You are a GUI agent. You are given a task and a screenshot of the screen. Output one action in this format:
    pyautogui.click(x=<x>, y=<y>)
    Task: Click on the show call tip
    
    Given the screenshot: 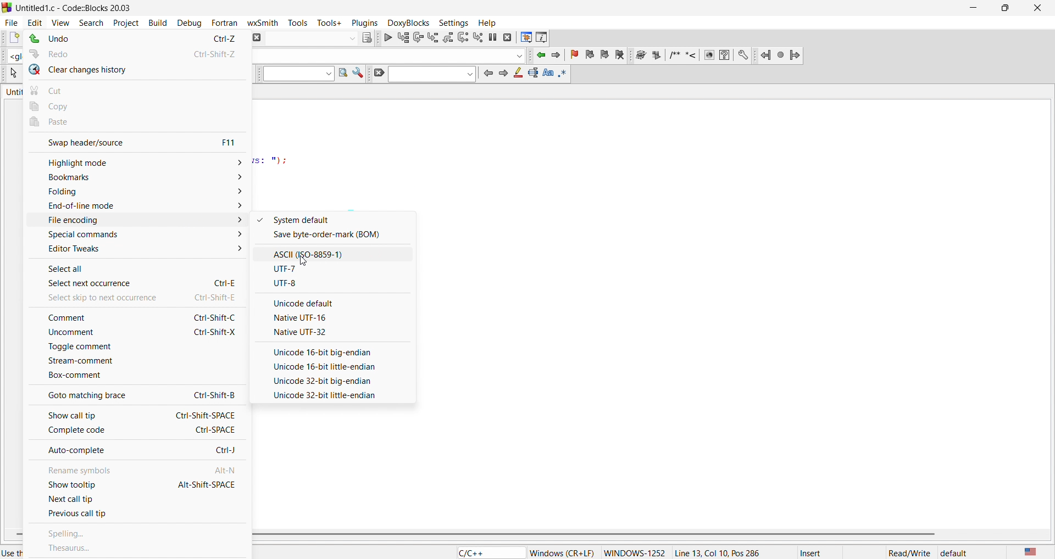 What is the action you would take?
    pyautogui.click(x=135, y=413)
    